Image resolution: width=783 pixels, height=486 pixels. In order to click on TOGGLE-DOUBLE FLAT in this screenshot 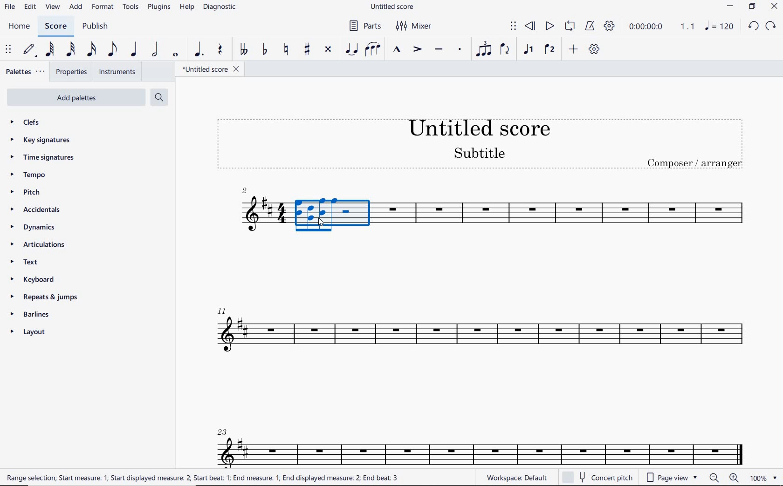, I will do `click(243, 49)`.